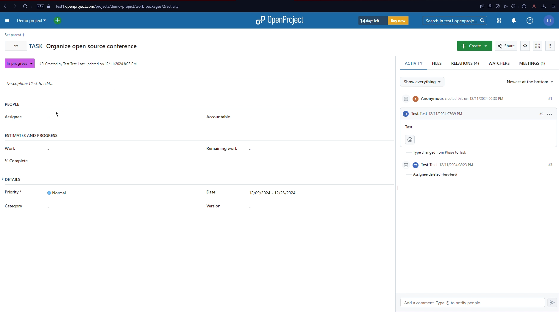  What do you see at coordinates (432, 175) in the screenshot?
I see `Assignee Deleted` at bounding box center [432, 175].